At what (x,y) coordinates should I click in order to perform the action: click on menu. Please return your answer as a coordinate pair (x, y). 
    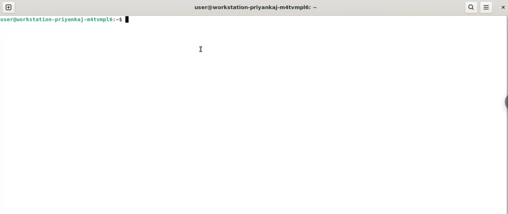
    Looking at the image, I should click on (486, 7).